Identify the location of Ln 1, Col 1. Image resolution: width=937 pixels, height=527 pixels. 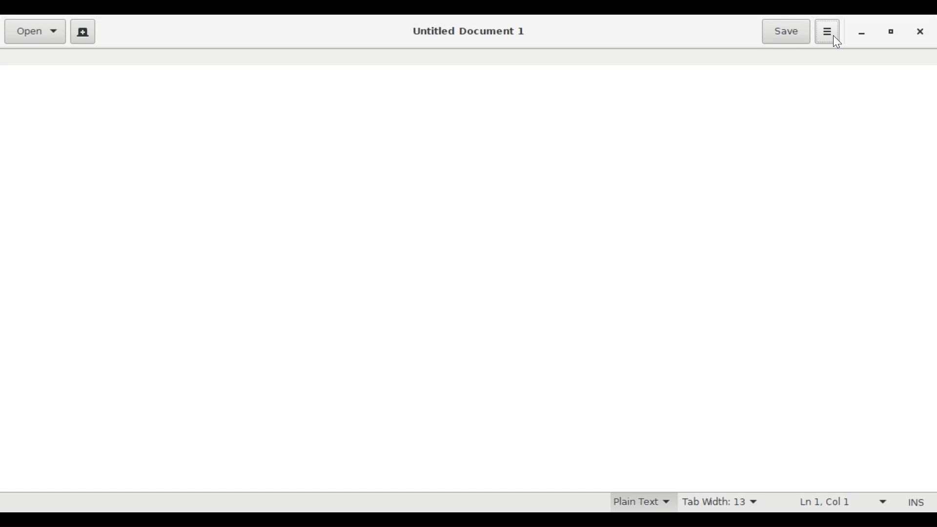
(840, 503).